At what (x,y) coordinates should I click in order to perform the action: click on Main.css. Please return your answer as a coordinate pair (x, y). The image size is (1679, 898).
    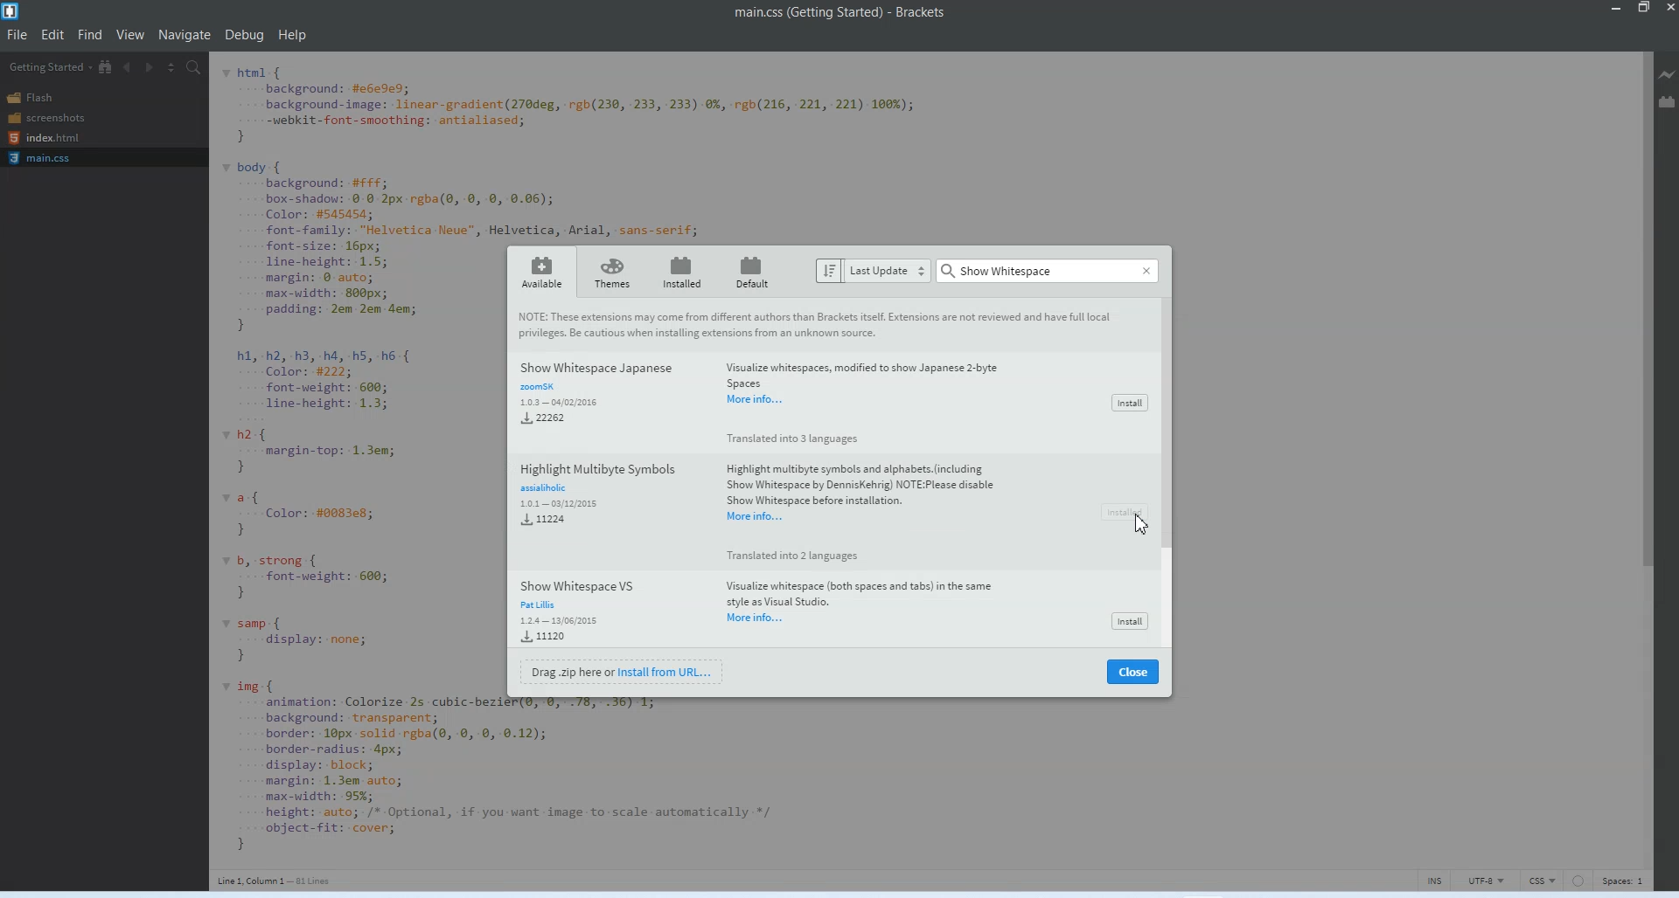
    Looking at the image, I should click on (41, 158).